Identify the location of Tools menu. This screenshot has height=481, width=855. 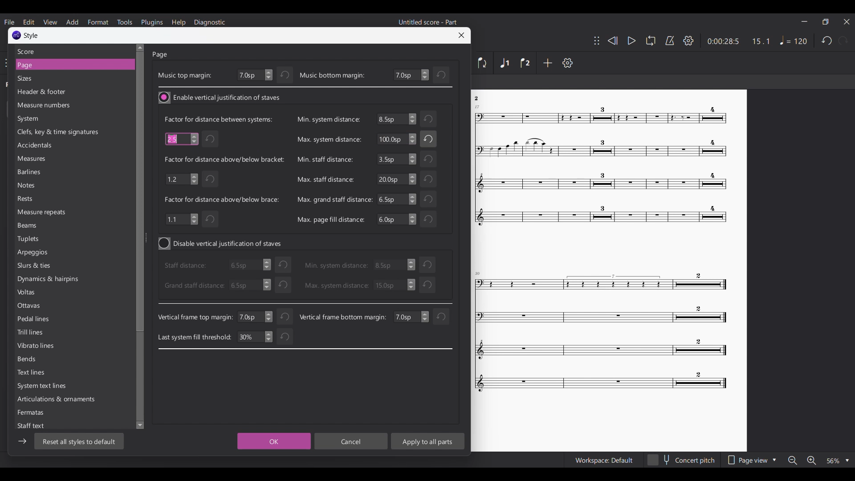
(124, 22).